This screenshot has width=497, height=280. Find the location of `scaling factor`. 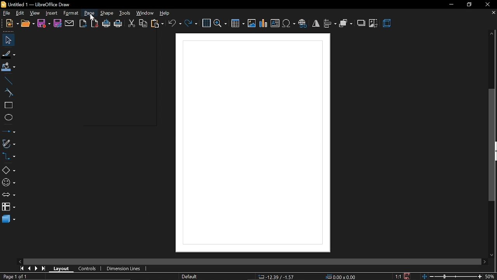

scaling factor is located at coordinates (398, 276).